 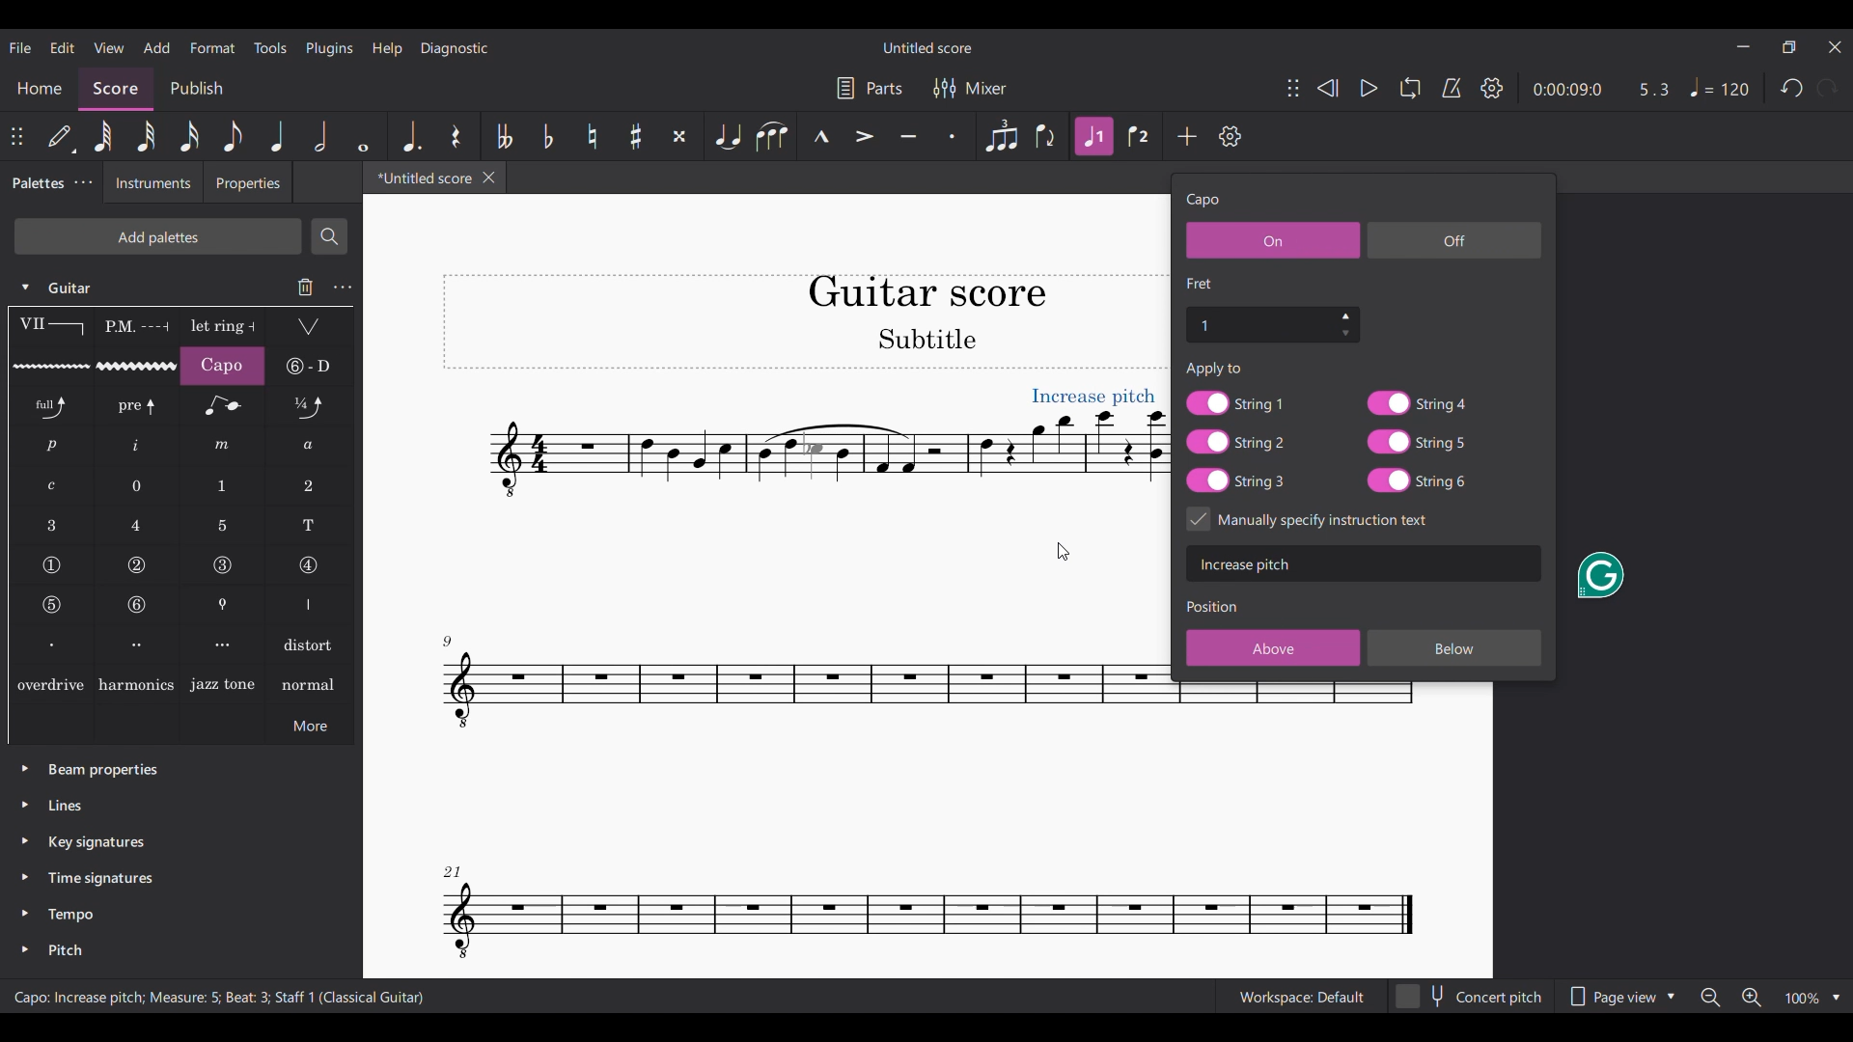 I want to click on Rest, so click(x=456, y=136).